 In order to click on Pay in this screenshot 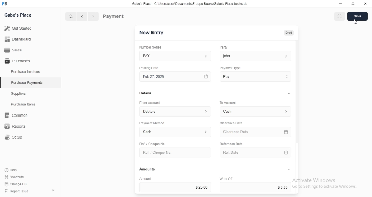, I will do `click(256, 76)`.